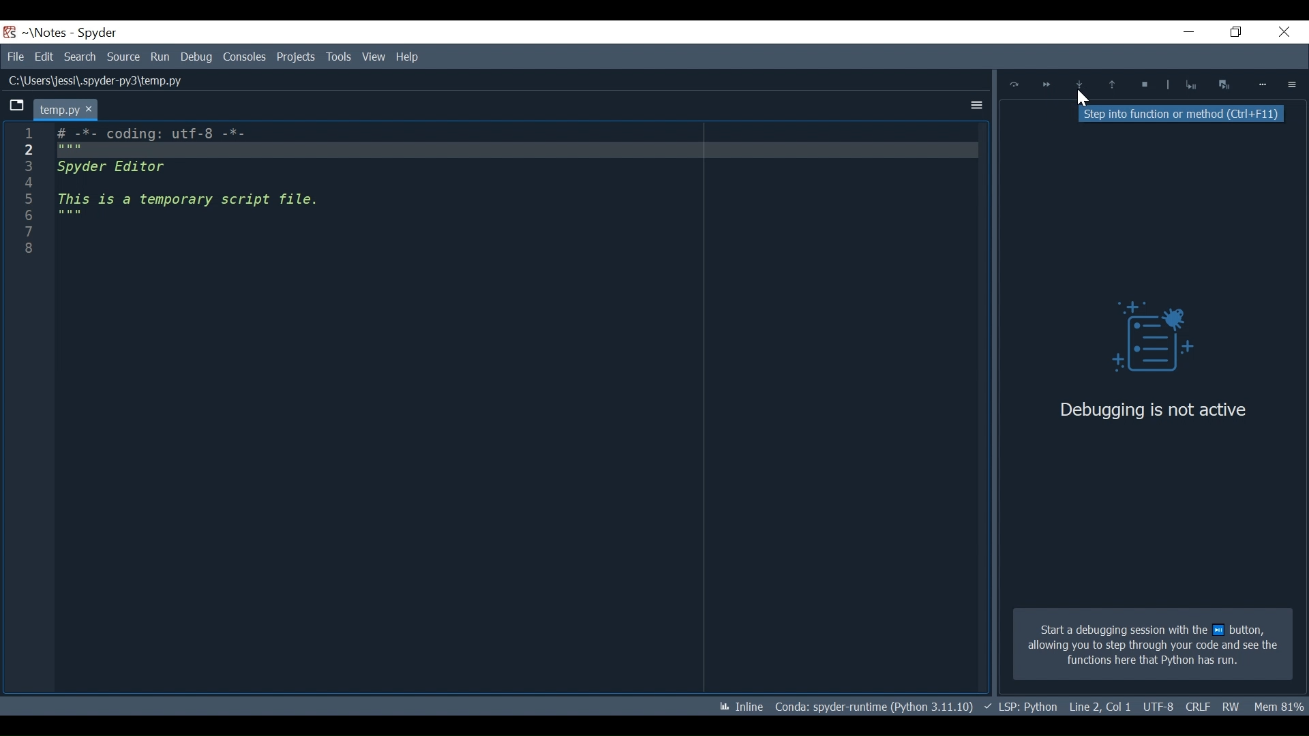 This screenshot has width=1309, height=736. I want to click on Help, so click(372, 57).